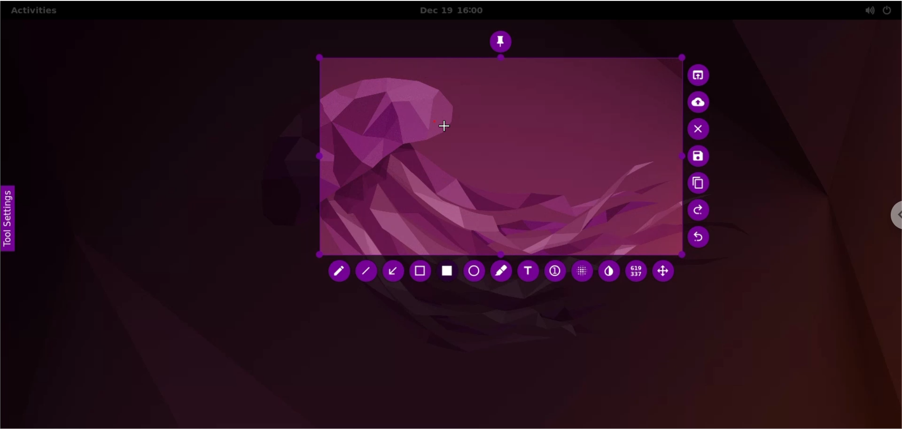 This screenshot has height=429, width=902. What do you see at coordinates (528, 272) in the screenshot?
I see `text tool` at bounding box center [528, 272].